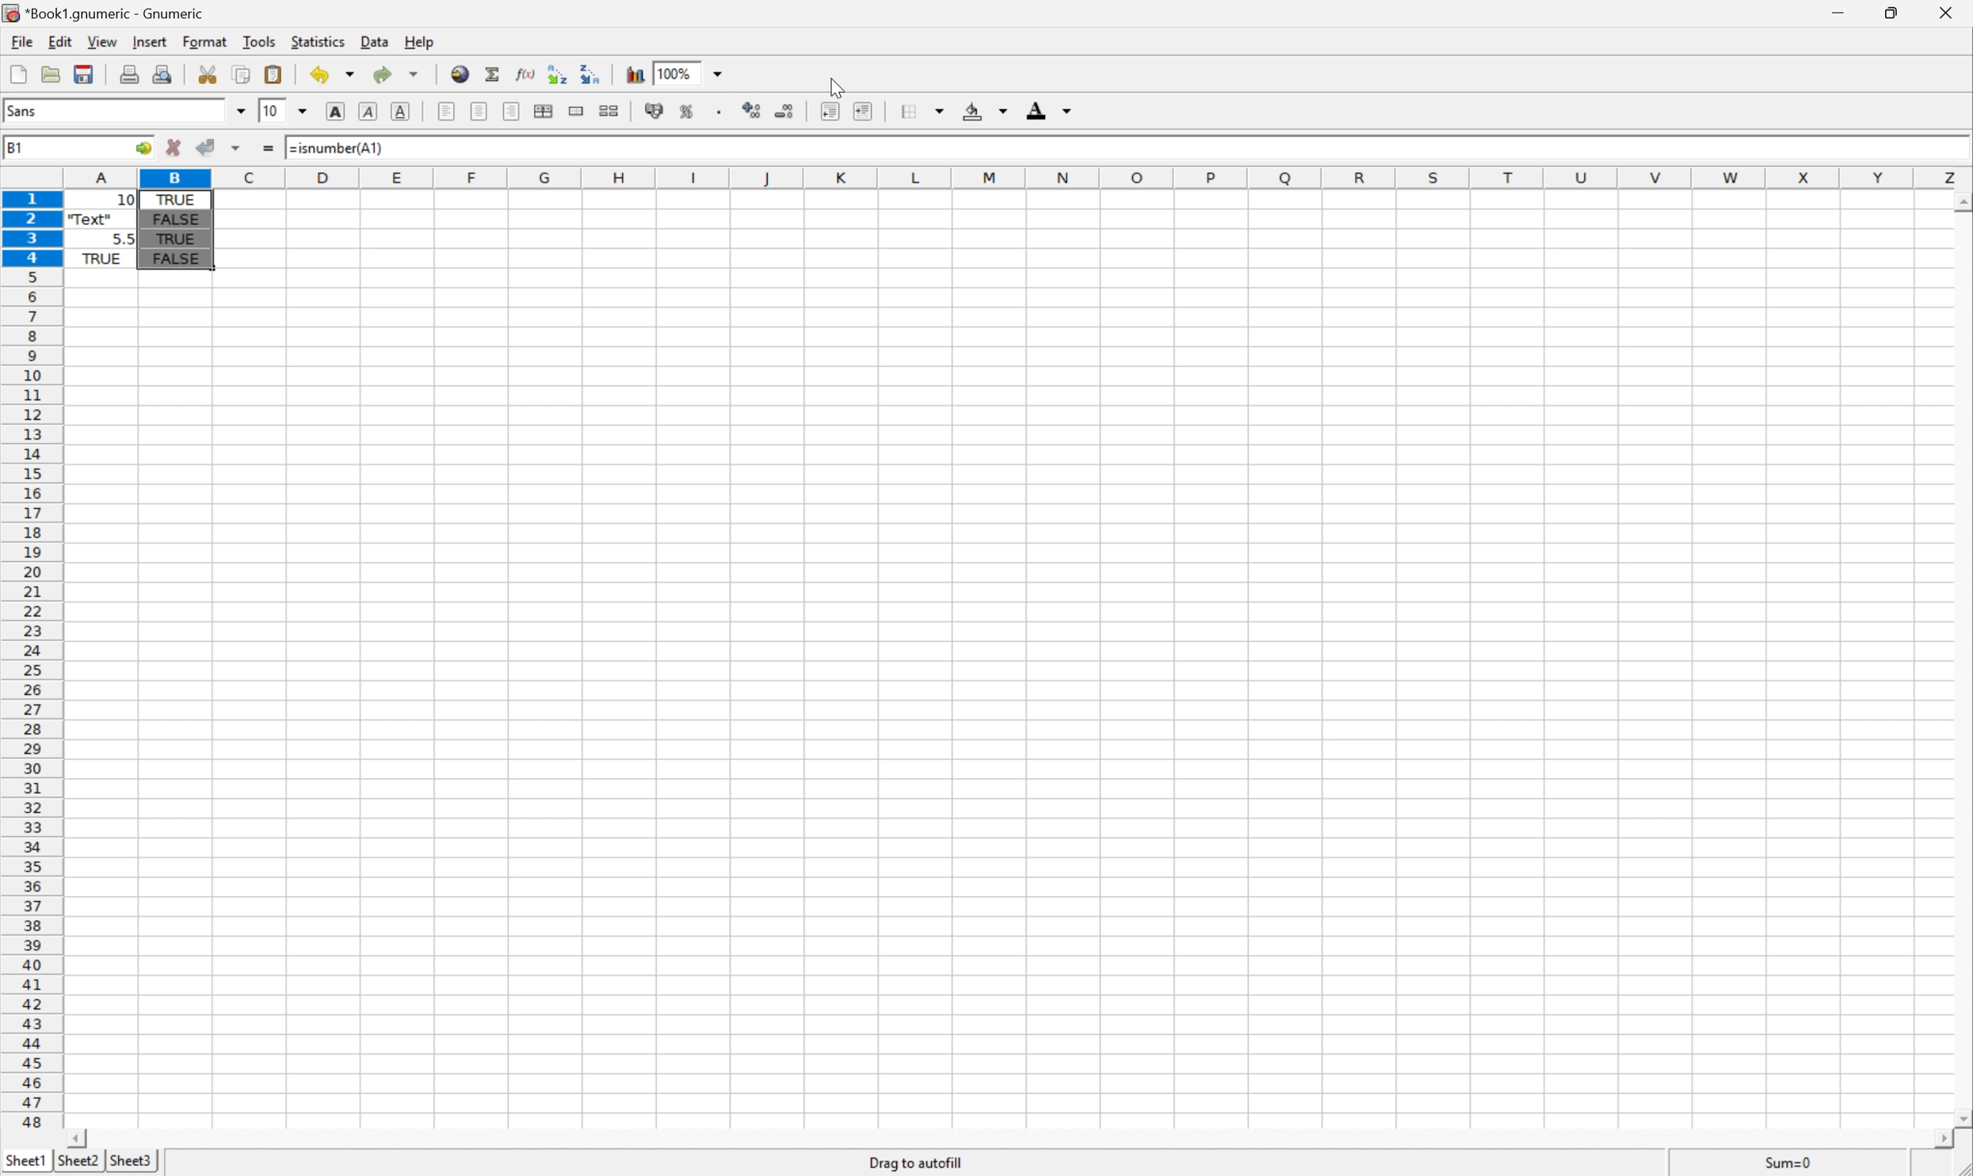 The height and width of the screenshot is (1176, 1973). What do you see at coordinates (866, 111) in the screenshot?
I see `Increase indent, and align the contents to the left` at bounding box center [866, 111].